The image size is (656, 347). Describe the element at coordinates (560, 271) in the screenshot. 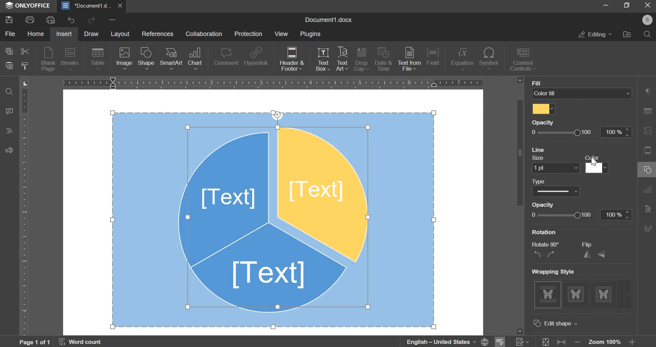

I see `` at that location.